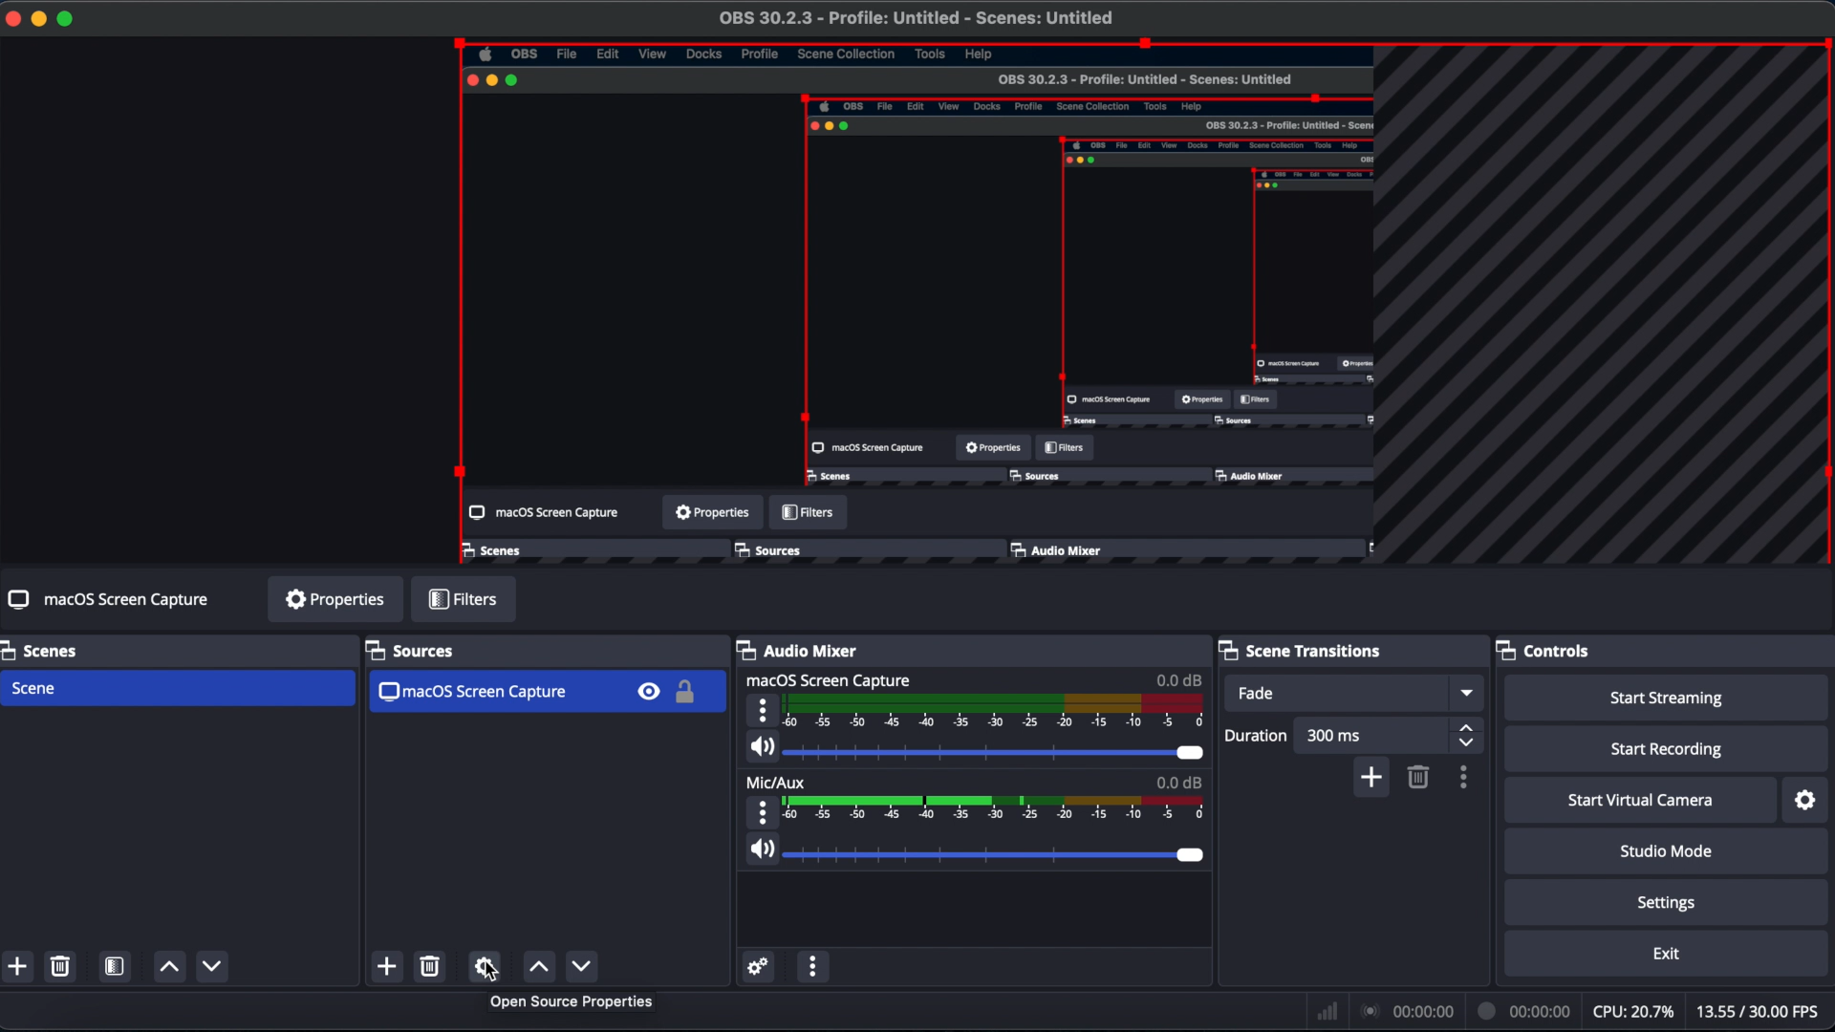 This screenshot has height=1032, width=1835. I want to click on 0.0dB, so click(1178, 781).